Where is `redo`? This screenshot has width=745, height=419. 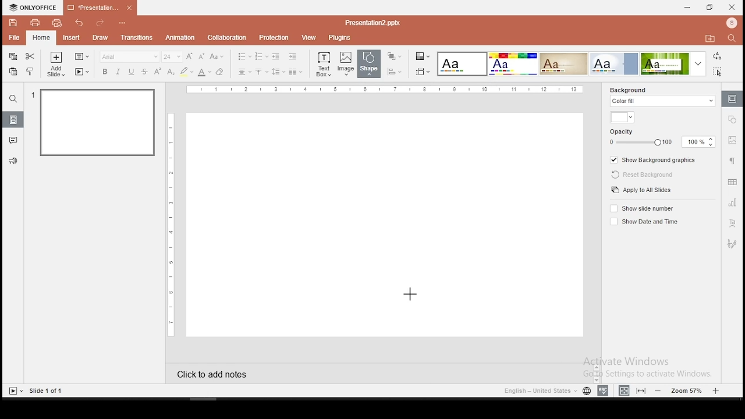 redo is located at coordinates (100, 24).